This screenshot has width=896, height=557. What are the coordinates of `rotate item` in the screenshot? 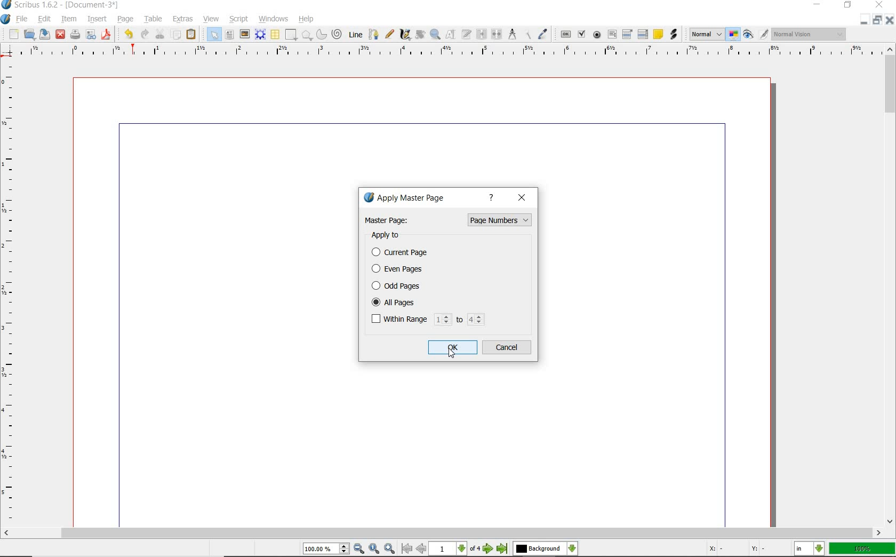 It's located at (419, 34).